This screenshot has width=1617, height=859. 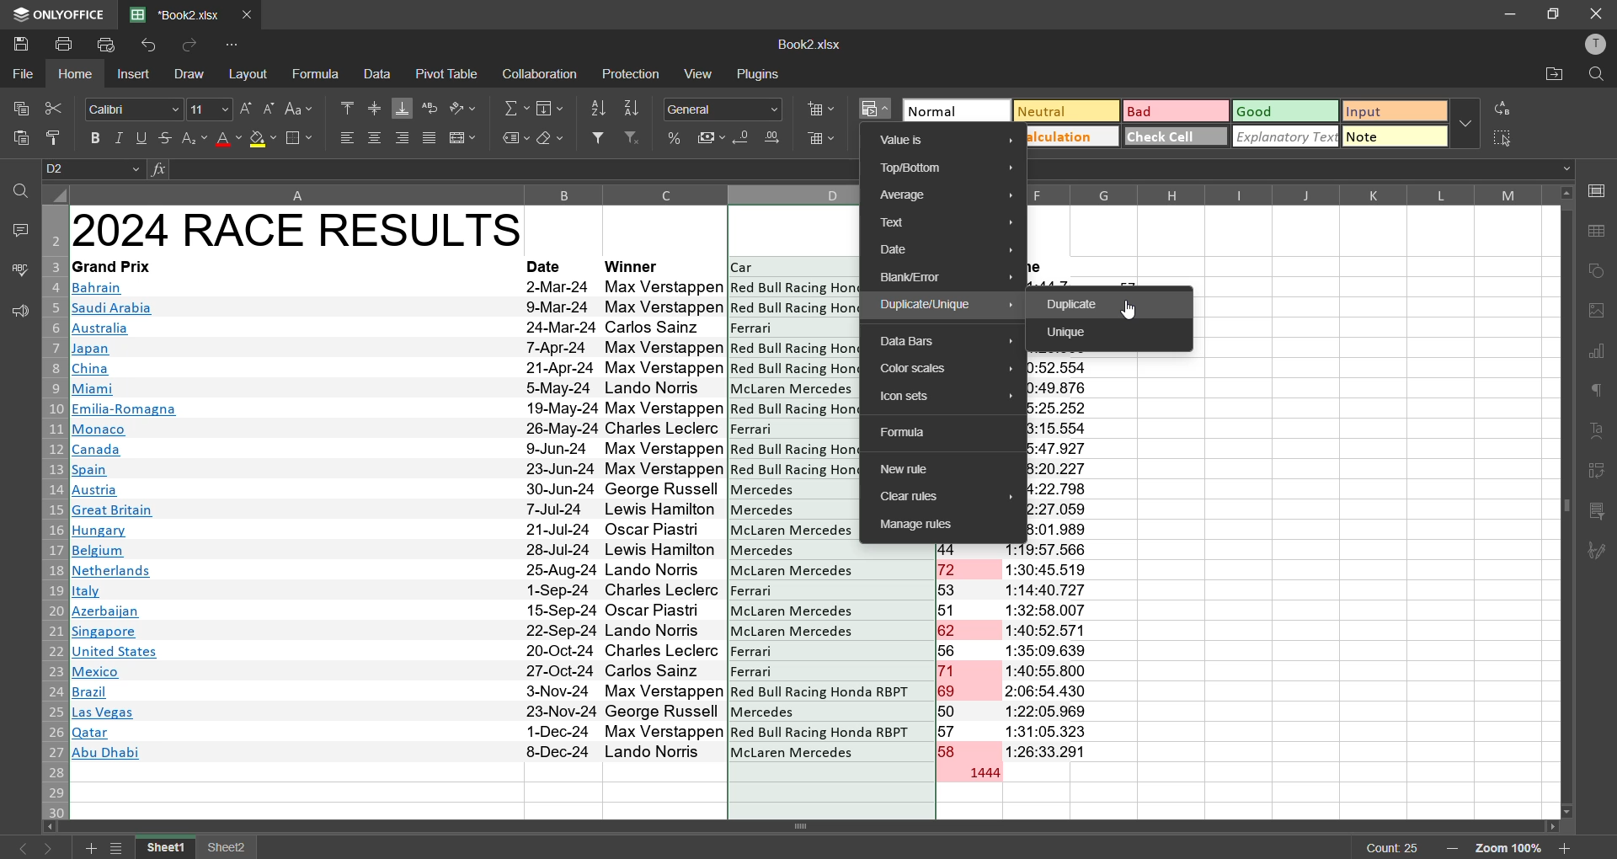 I want to click on accounting, so click(x=712, y=135).